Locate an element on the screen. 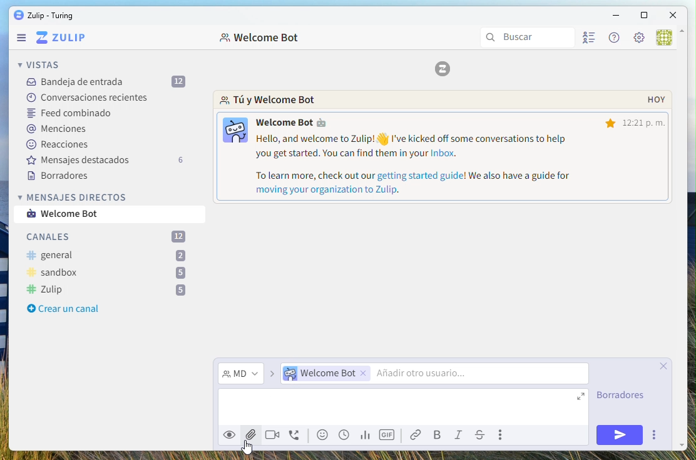 The width and height of the screenshot is (696, 460). User is located at coordinates (663, 38).